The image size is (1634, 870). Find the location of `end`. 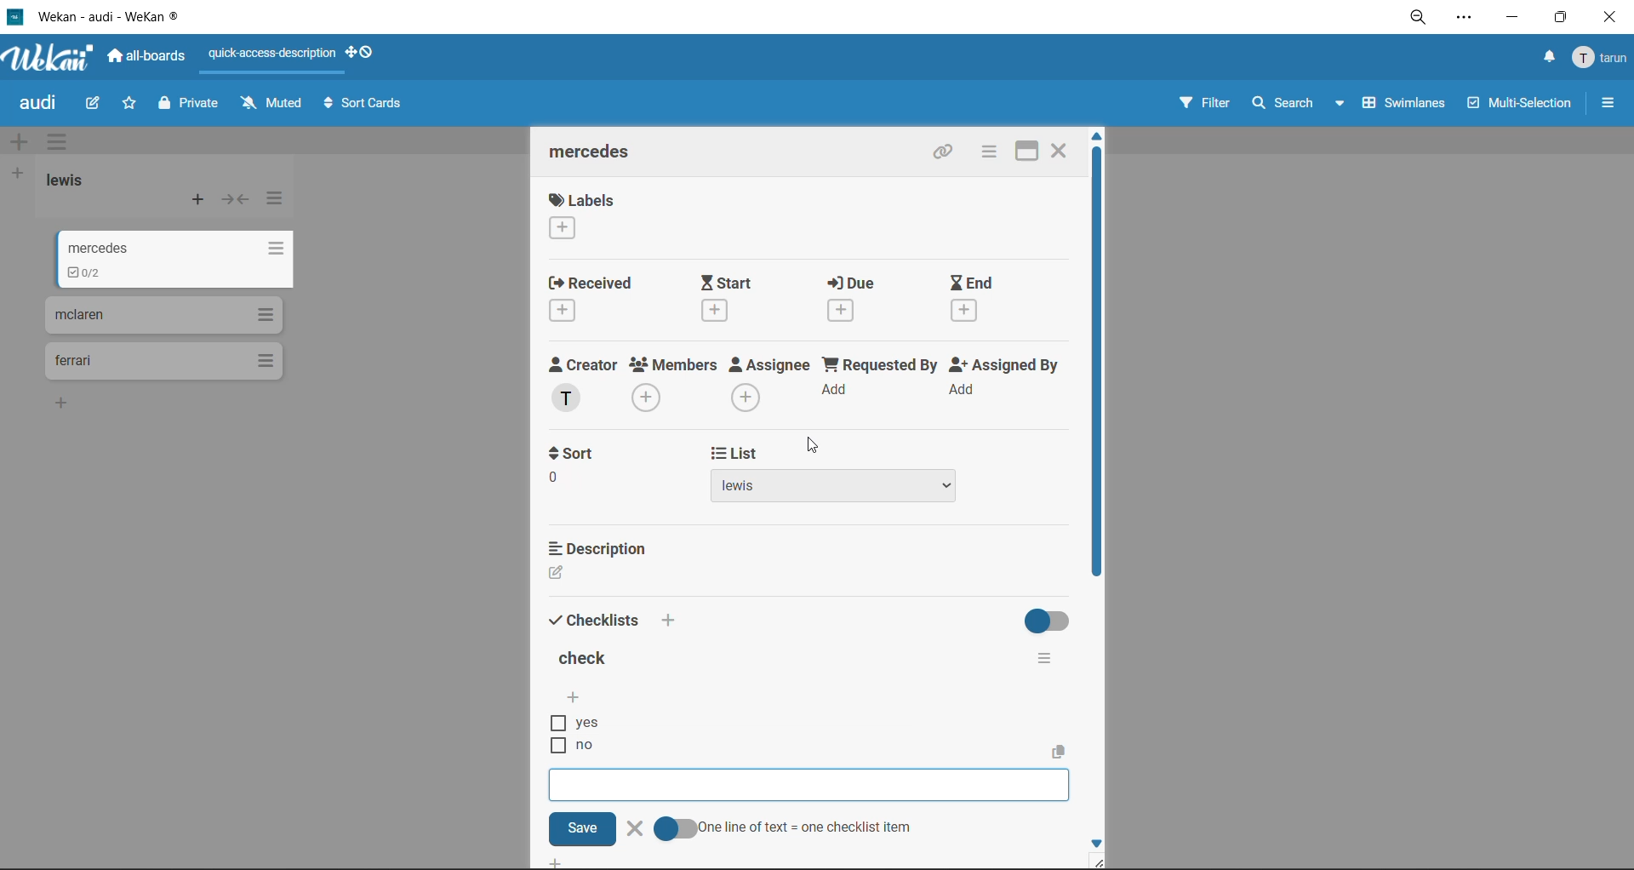

end is located at coordinates (974, 300).